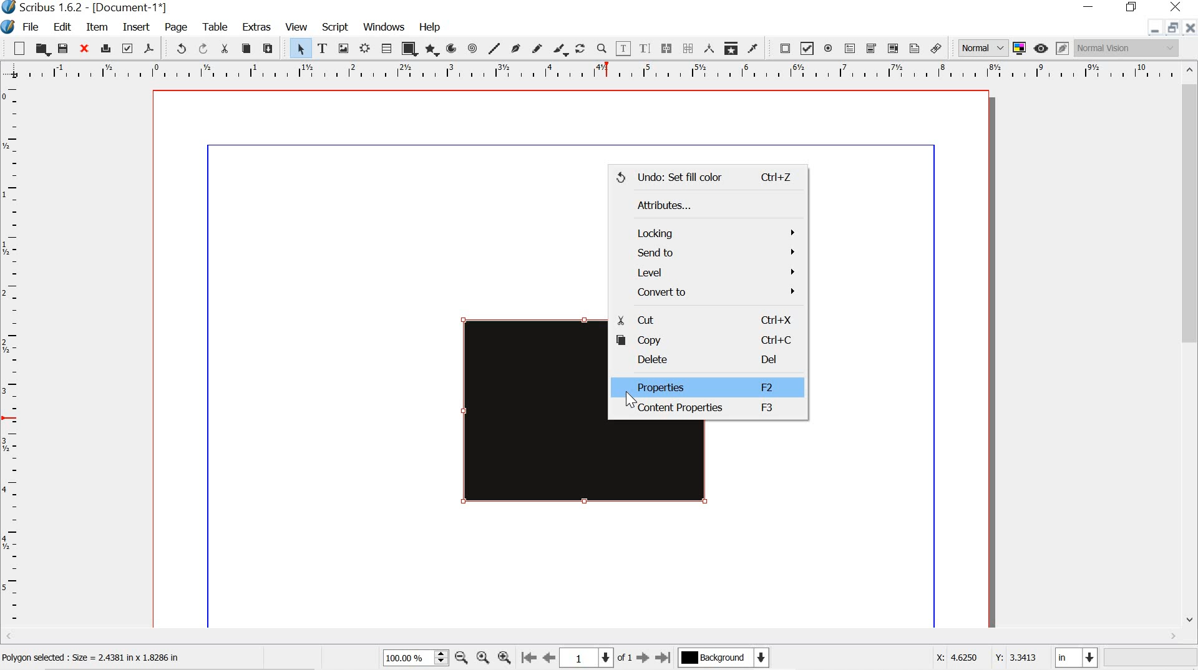  Describe the element at coordinates (706, 252) in the screenshot. I see `send to` at that location.